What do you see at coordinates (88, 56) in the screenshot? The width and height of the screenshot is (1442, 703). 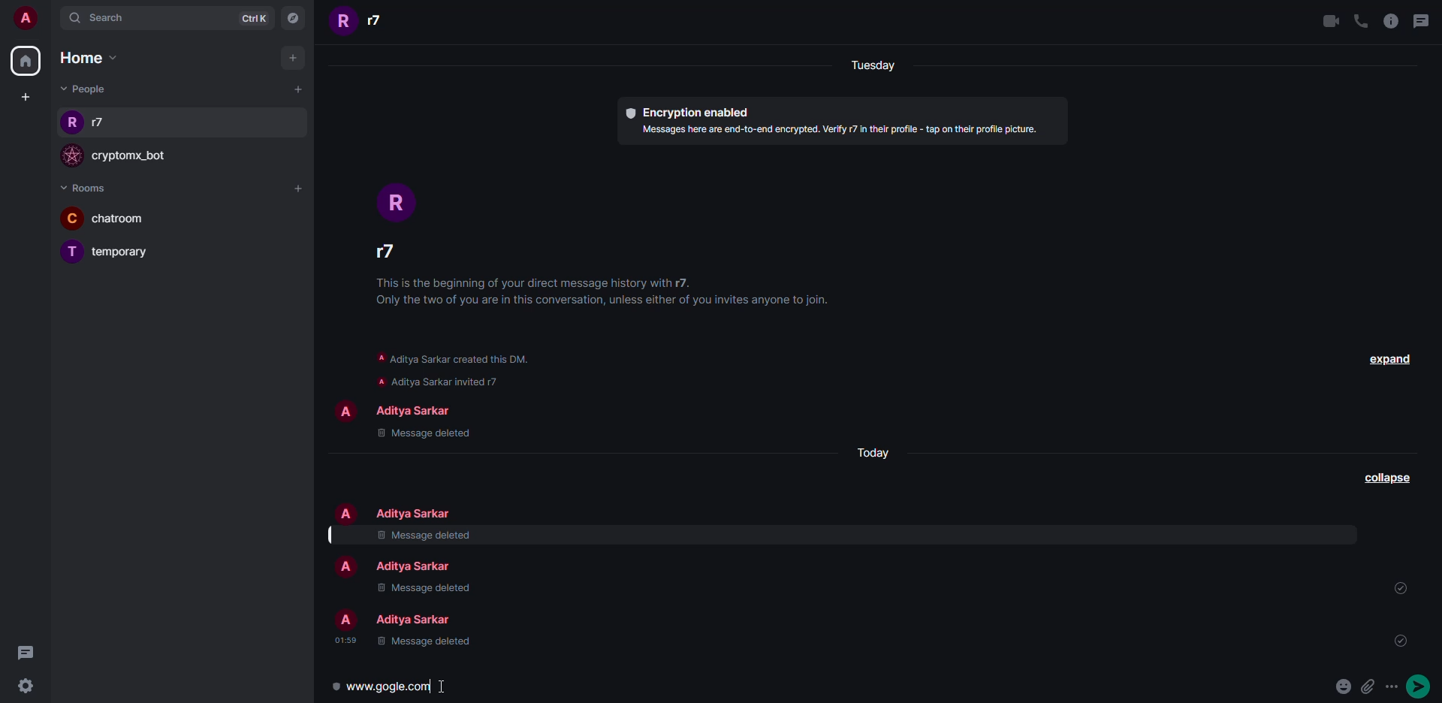 I see `home` at bounding box center [88, 56].